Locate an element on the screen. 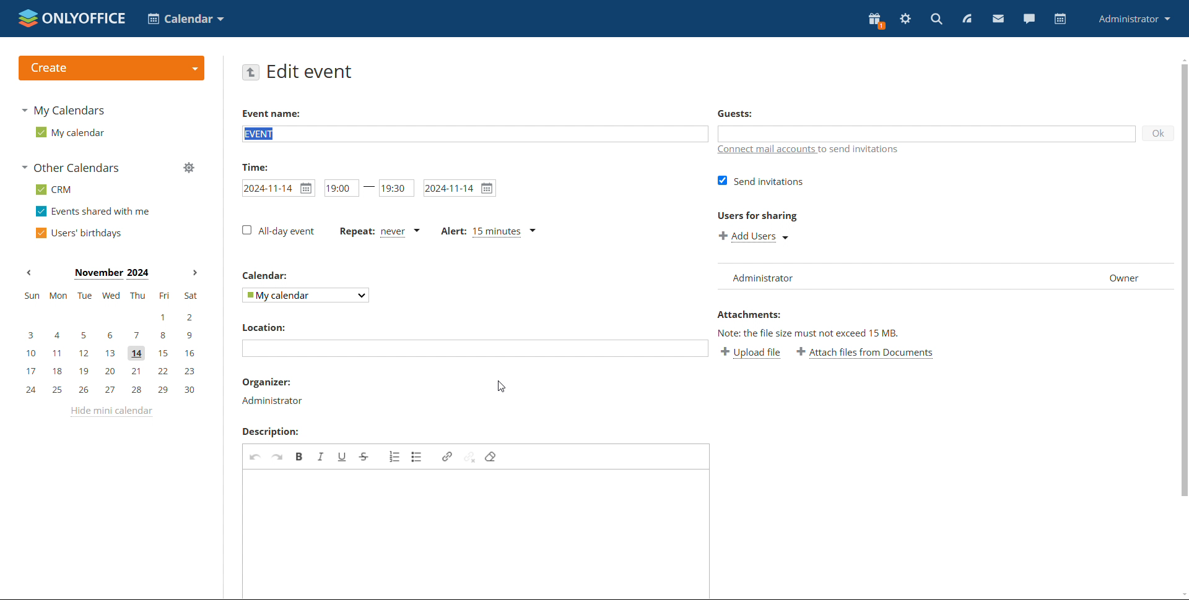 The height and width of the screenshot is (600, 1189). underline is located at coordinates (342, 456).